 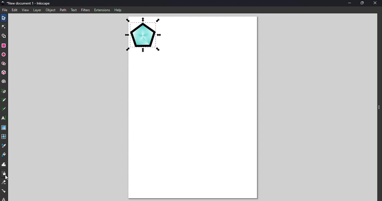 What do you see at coordinates (192, 108) in the screenshot?
I see `Canvas` at bounding box center [192, 108].